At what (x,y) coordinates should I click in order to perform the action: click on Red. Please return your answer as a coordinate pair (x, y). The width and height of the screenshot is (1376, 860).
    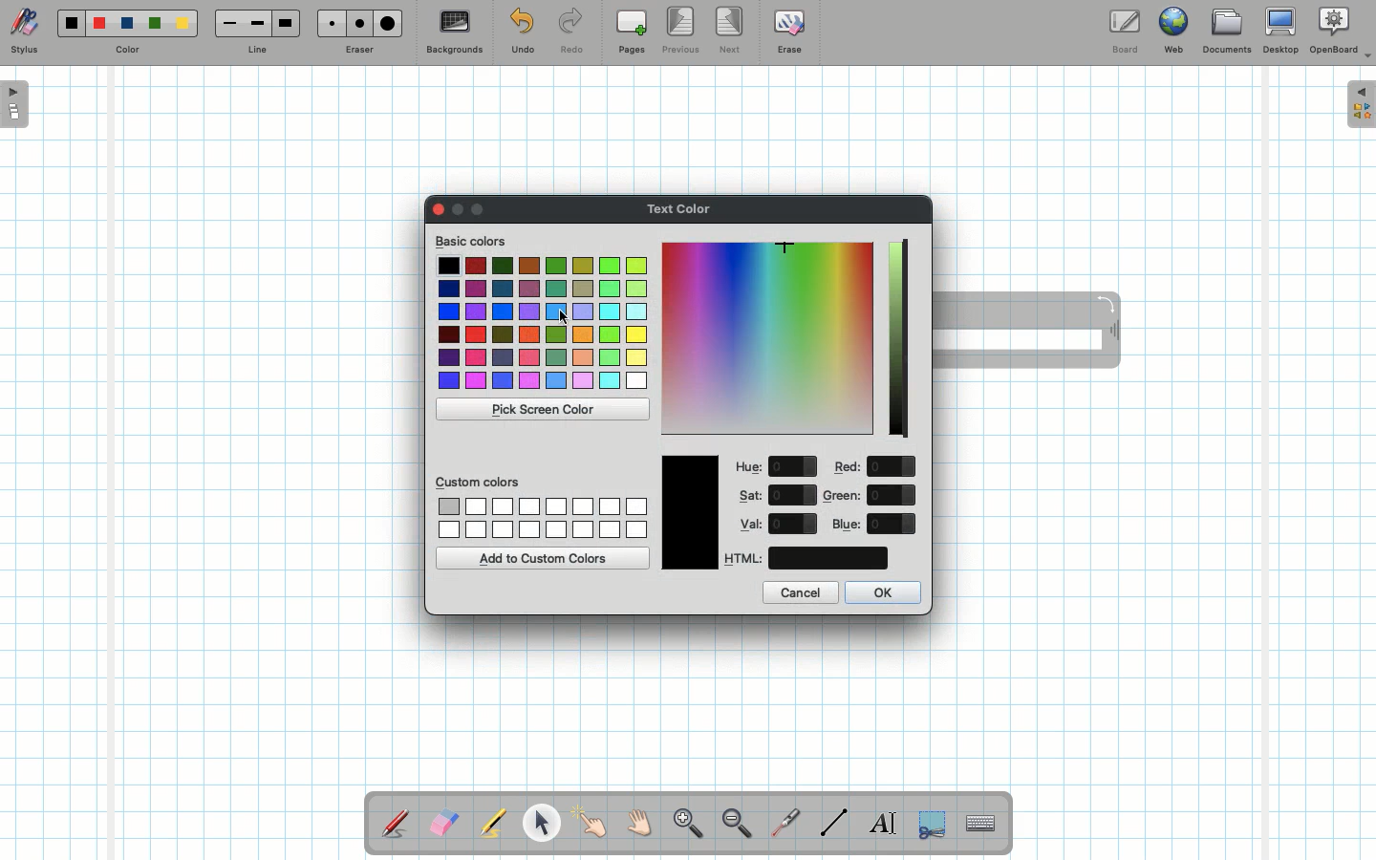
    Looking at the image, I should click on (100, 24).